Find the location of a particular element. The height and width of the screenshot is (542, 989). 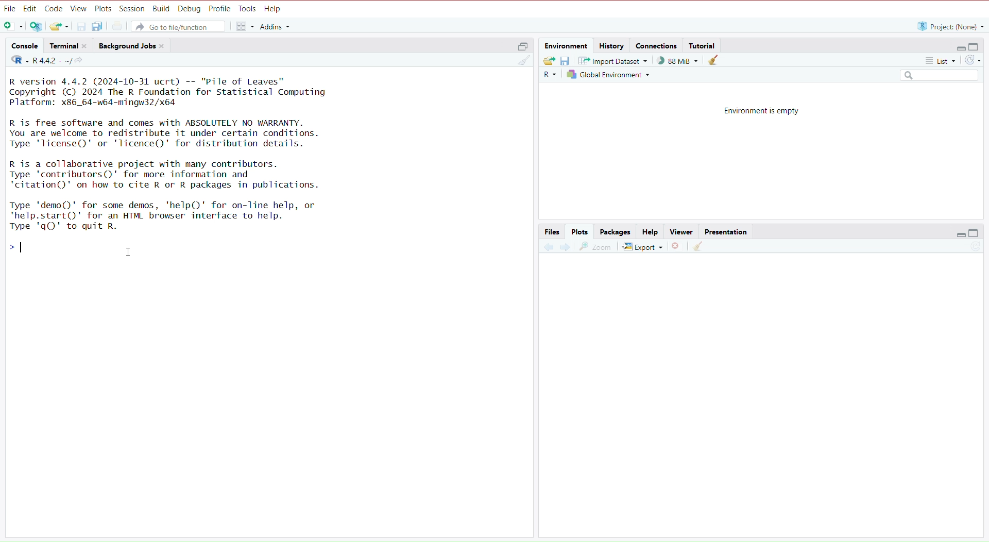

Clear is located at coordinates (522, 60).